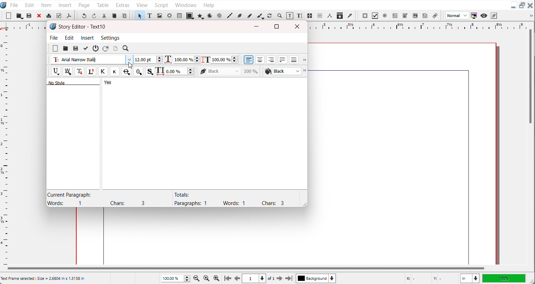 The width and height of the screenshot is (535, 284). I want to click on Horizontal scale, so click(415, 26).